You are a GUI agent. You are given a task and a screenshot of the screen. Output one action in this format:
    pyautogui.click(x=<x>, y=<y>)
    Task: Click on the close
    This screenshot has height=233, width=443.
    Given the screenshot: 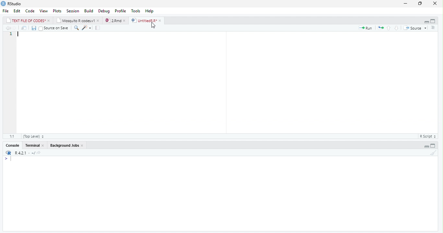 What is the action you would take?
    pyautogui.click(x=126, y=21)
    